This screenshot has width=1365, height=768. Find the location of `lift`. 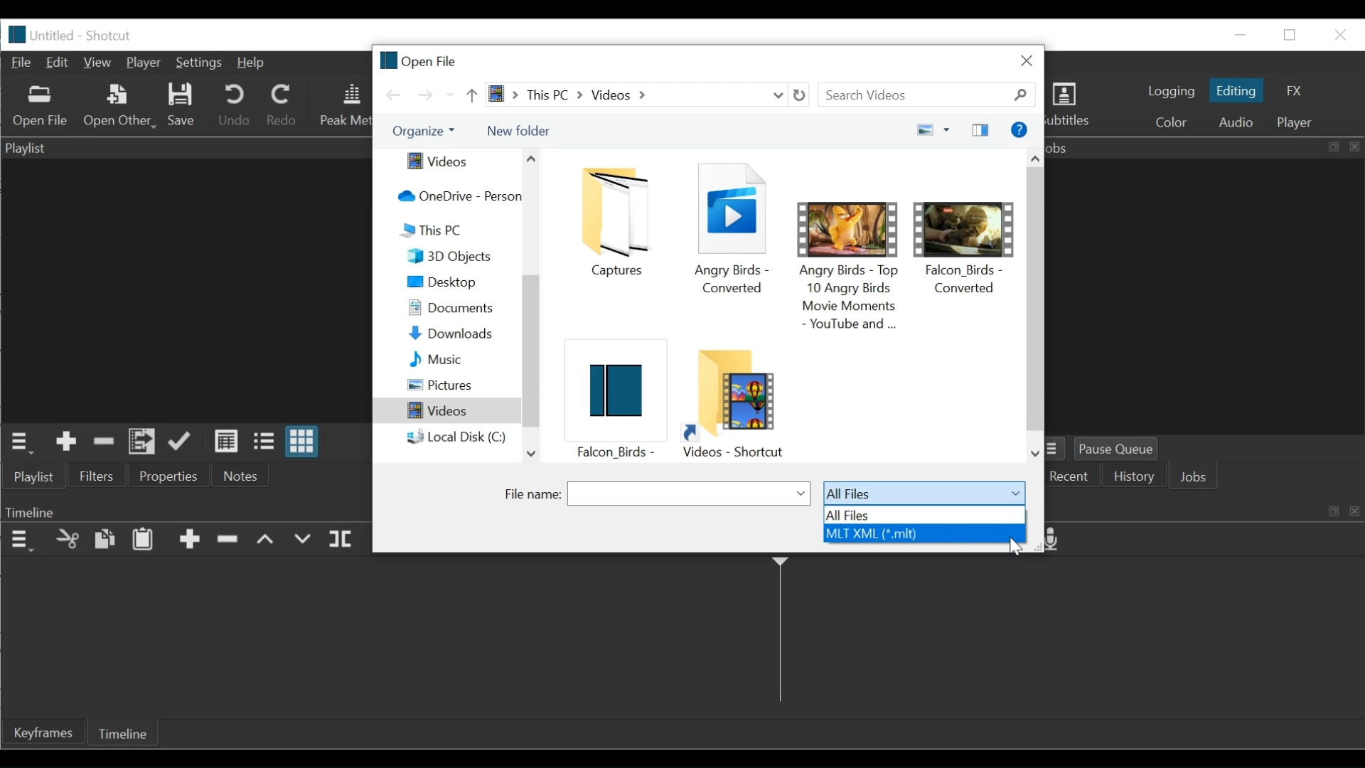

lift is located at coordinates (267, 540).